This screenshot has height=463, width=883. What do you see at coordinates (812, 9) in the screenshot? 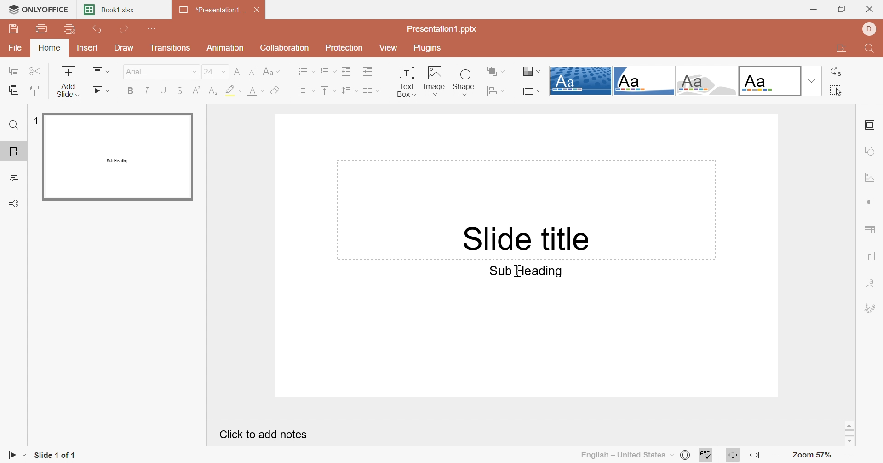
I see `Minimize` at bounding box center [812, 9].